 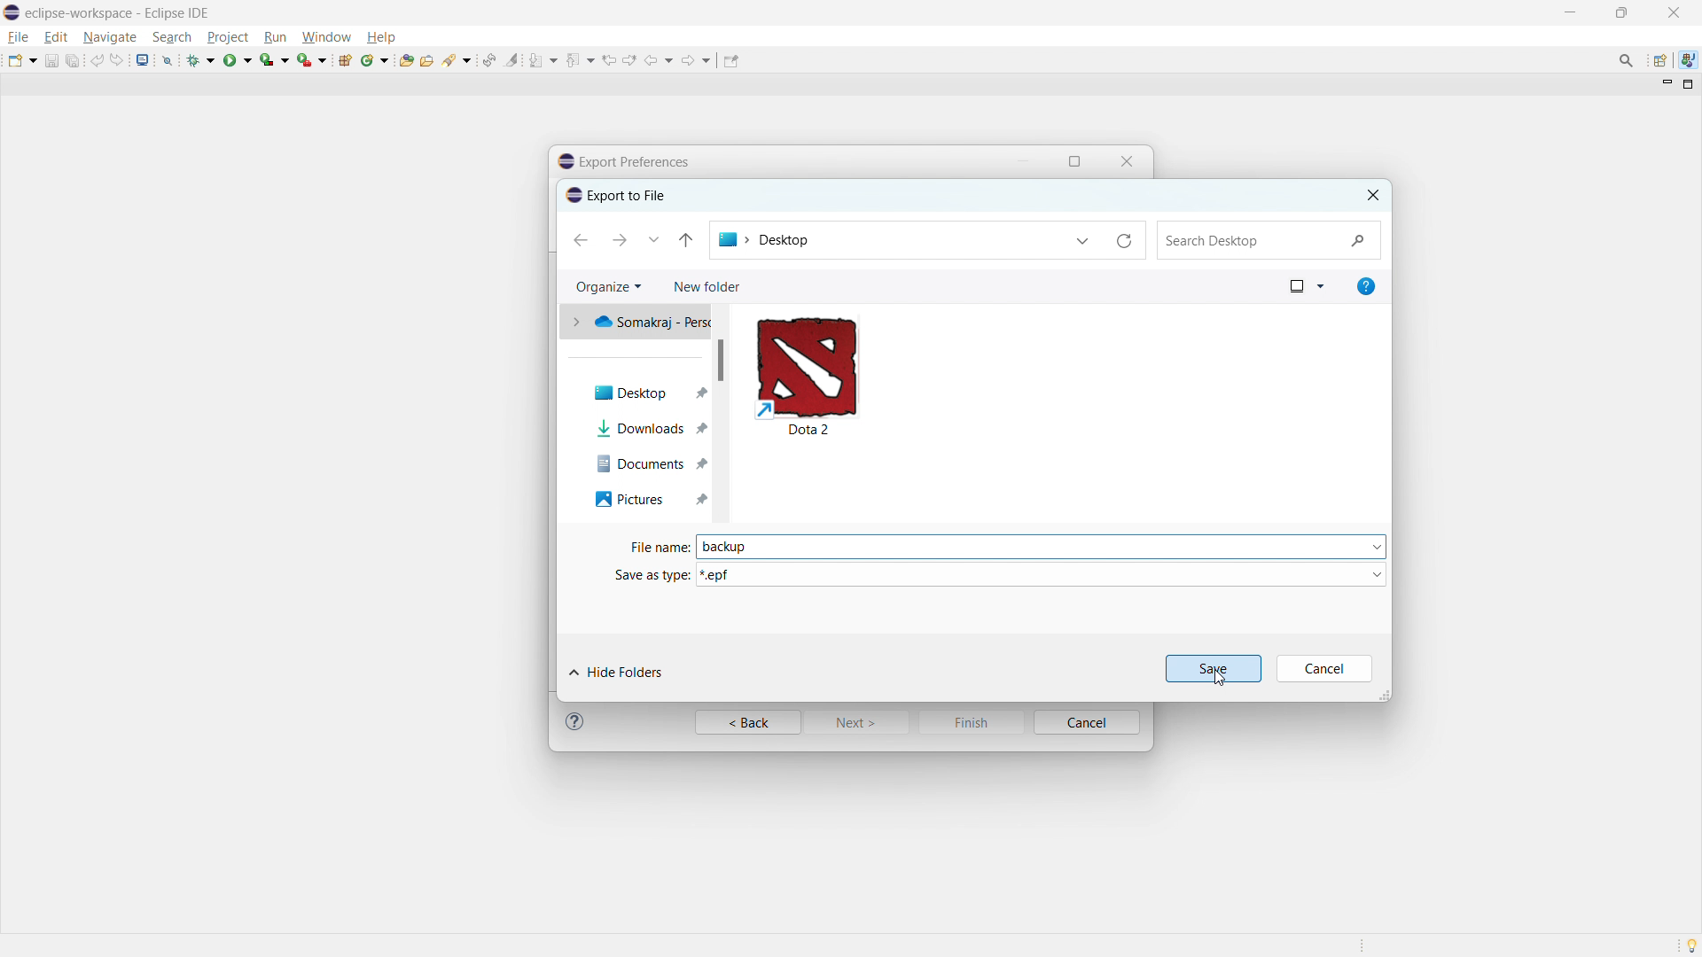 I want to click on java, so click(x=1688, y=58).